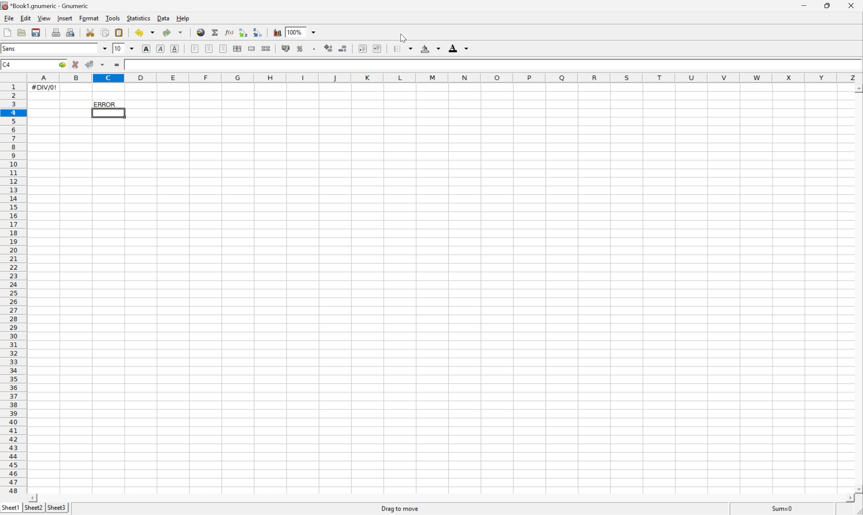  Describe the element at coordinates (57, 32) in the screenshot. I see `Print the current file` at that location.